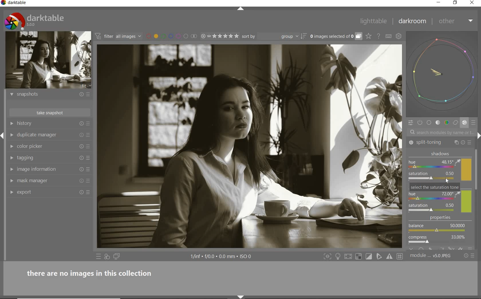 The height and width of the screenshot is (299, 481). What do you see at coordinates (89, 192) in the screenshot?
I see `preset and preferences` at bounding box center [89, 192].